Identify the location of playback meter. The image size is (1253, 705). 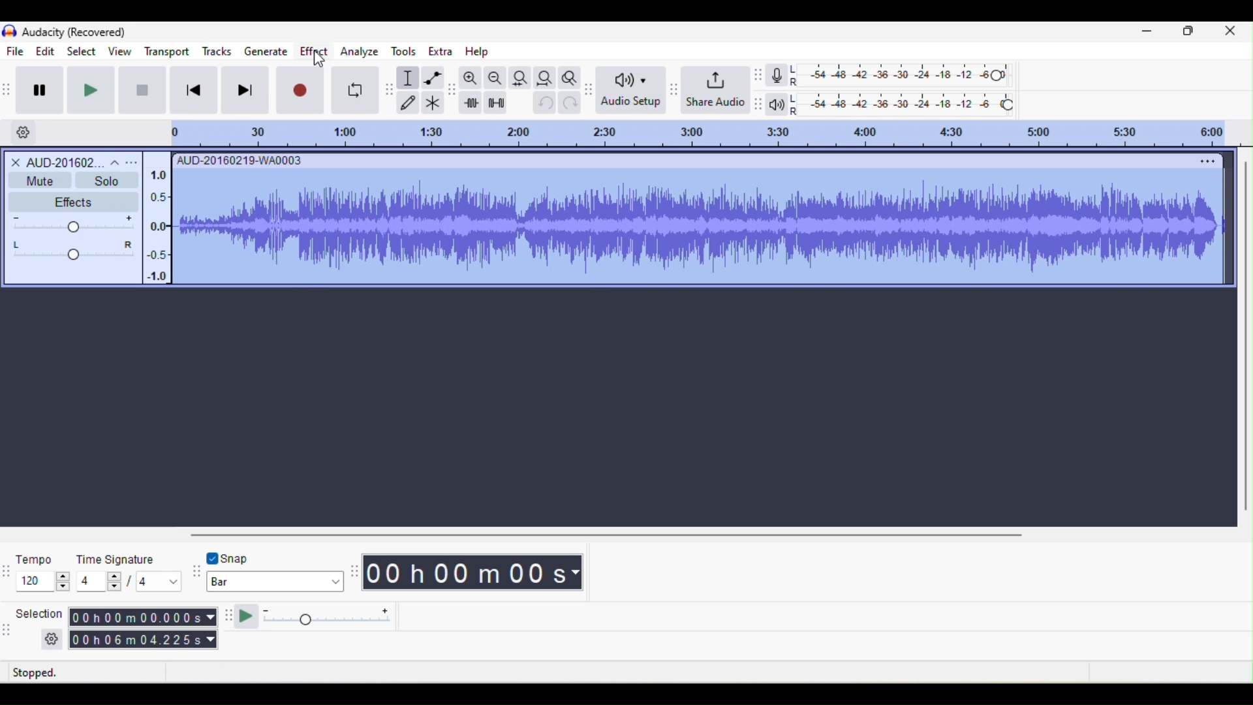
(777, 106).